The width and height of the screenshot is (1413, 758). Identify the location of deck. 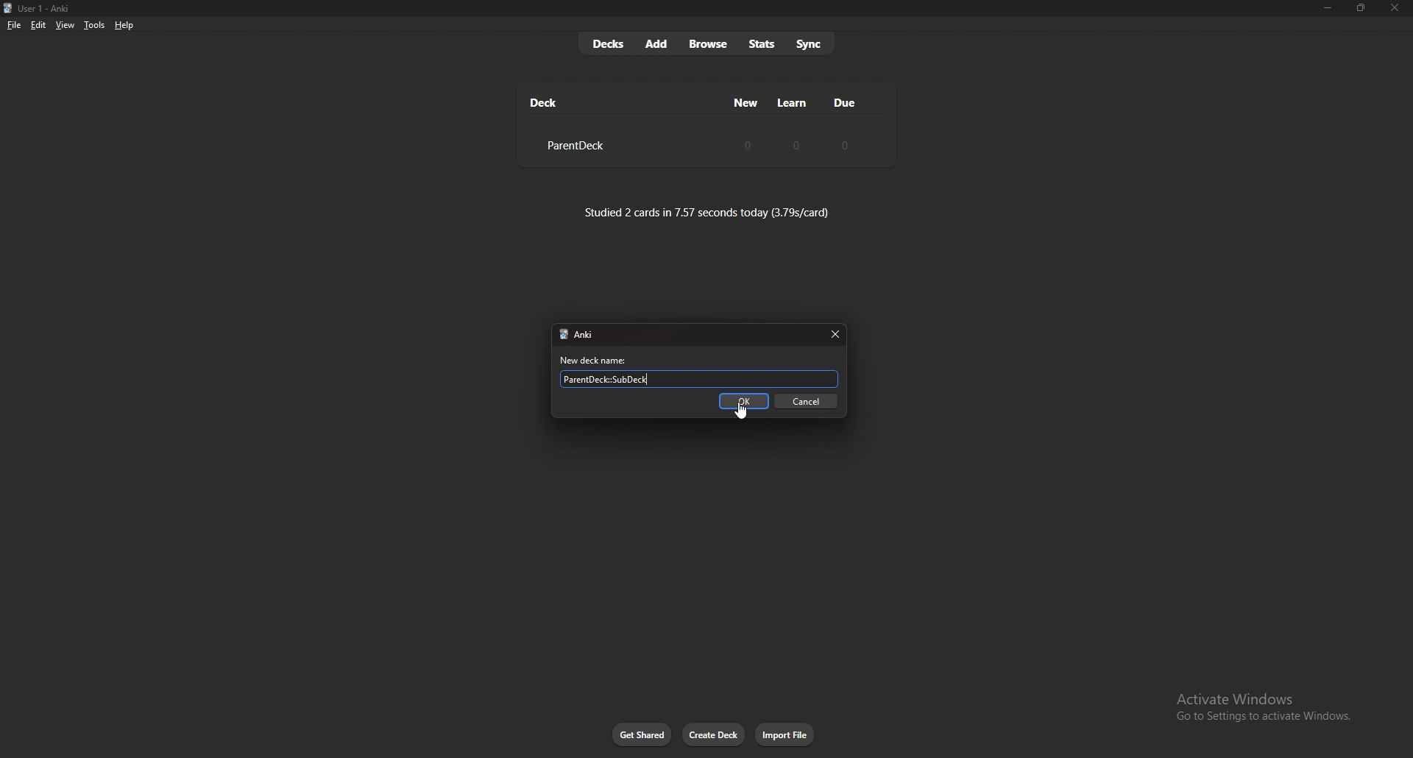
(545, 102).